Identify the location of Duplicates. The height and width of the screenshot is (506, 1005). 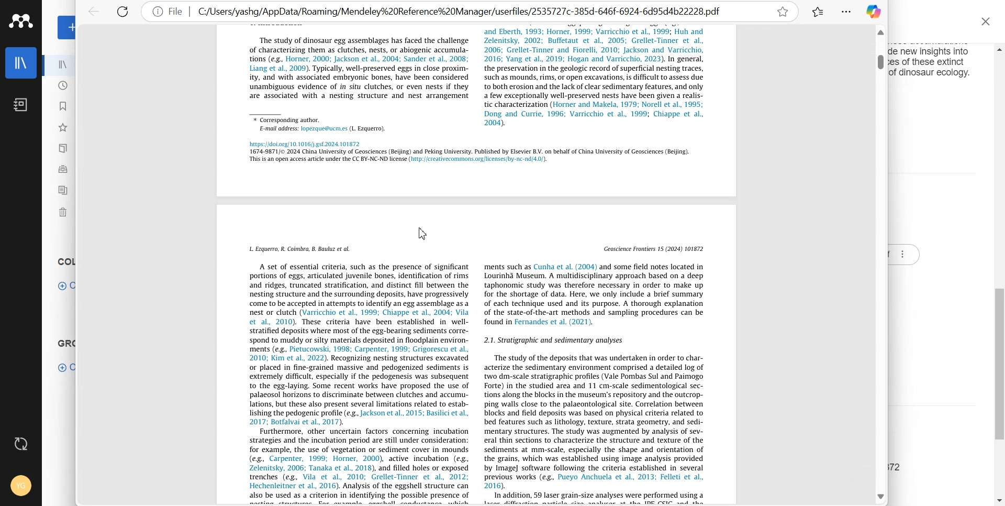
(63, 190).